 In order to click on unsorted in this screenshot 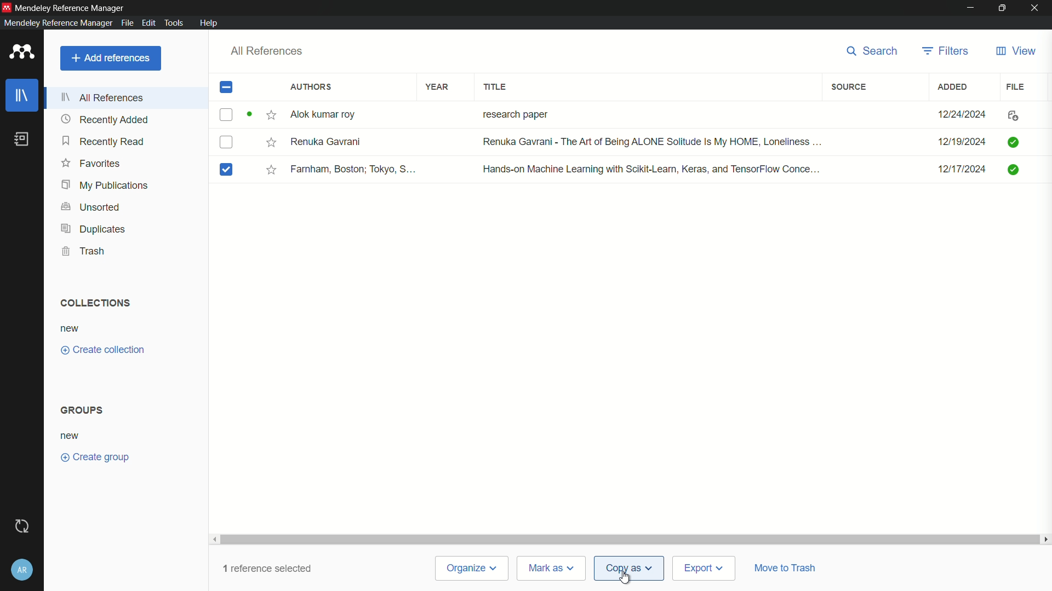, I will do `click(91, 207)`.